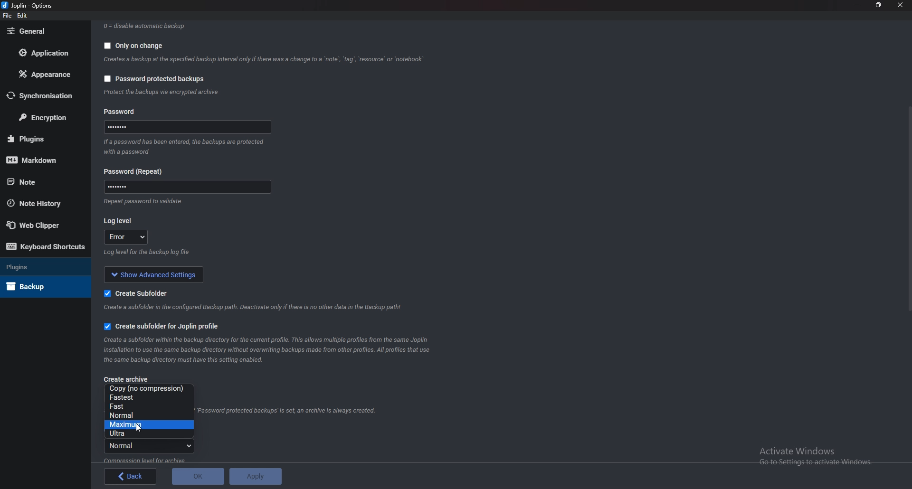  I want to click on Normal, so click(143, 415).